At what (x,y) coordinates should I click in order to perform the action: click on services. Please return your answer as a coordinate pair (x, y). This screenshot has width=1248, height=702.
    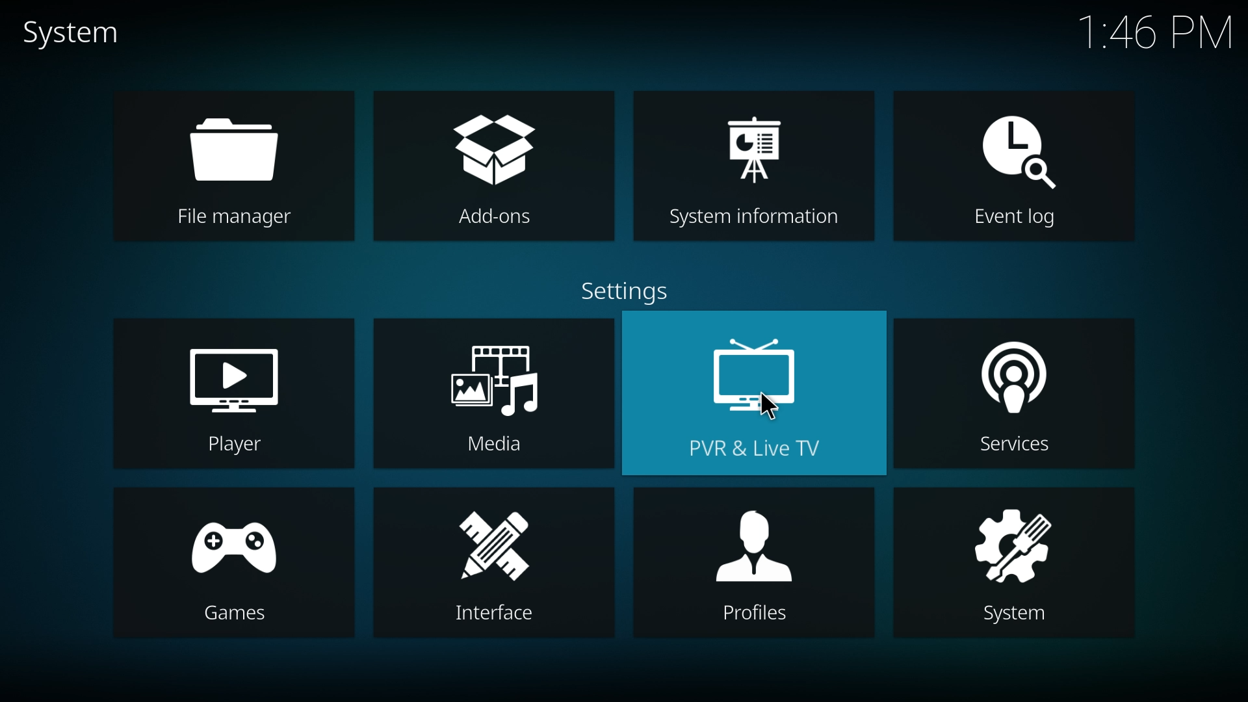
    Looking at the image, I should click on (1014, 394).